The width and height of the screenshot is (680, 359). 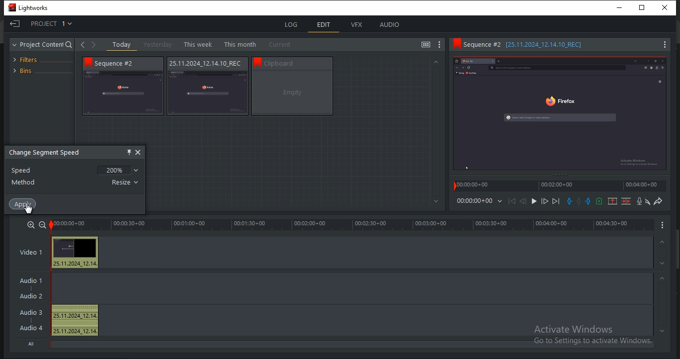 What do you see at coordinates (112, 169) in the screenshot?
I see `200%` at bounding box center [112, 169].